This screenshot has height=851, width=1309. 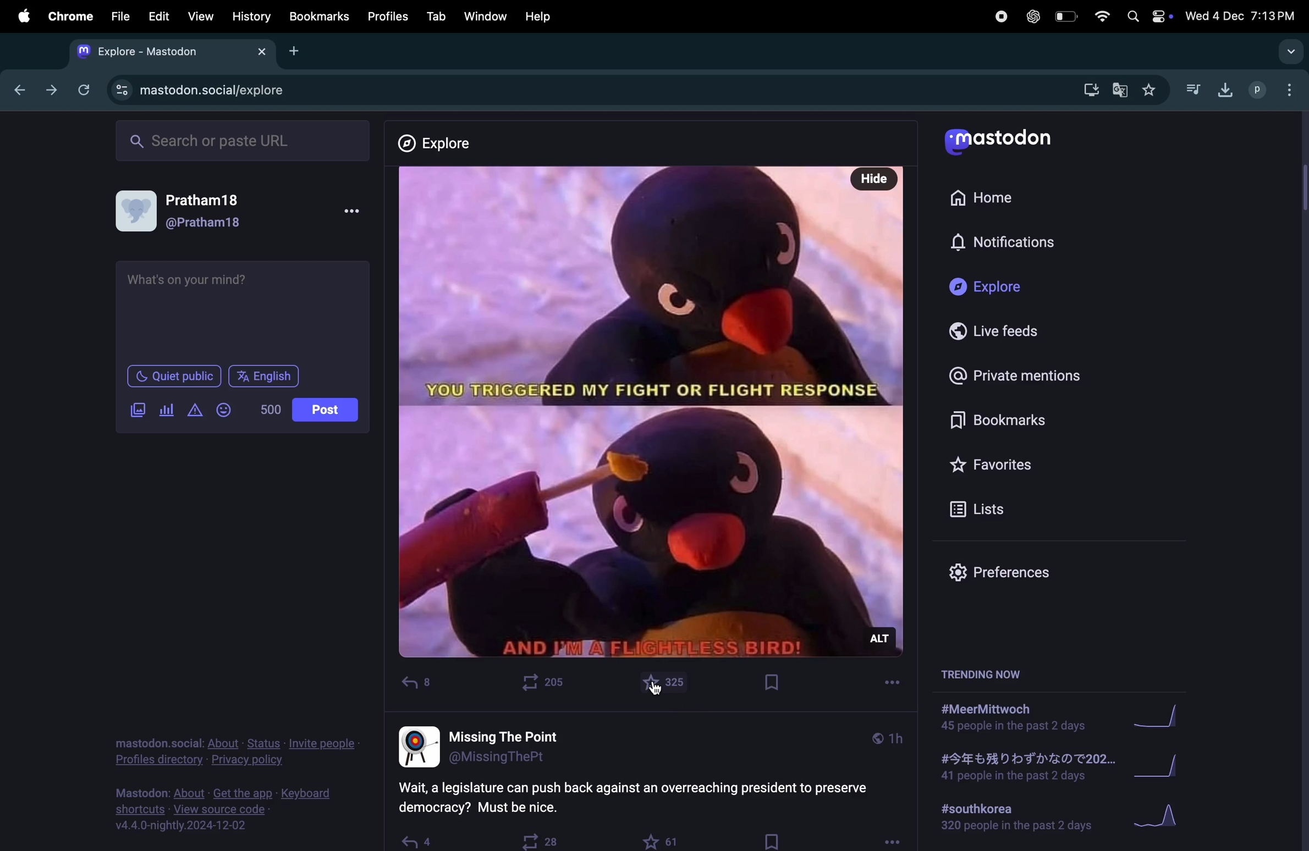 What do you see at coordinates (891, 841) in the screenshot?
I see `options` at bounding box center [891, 841].